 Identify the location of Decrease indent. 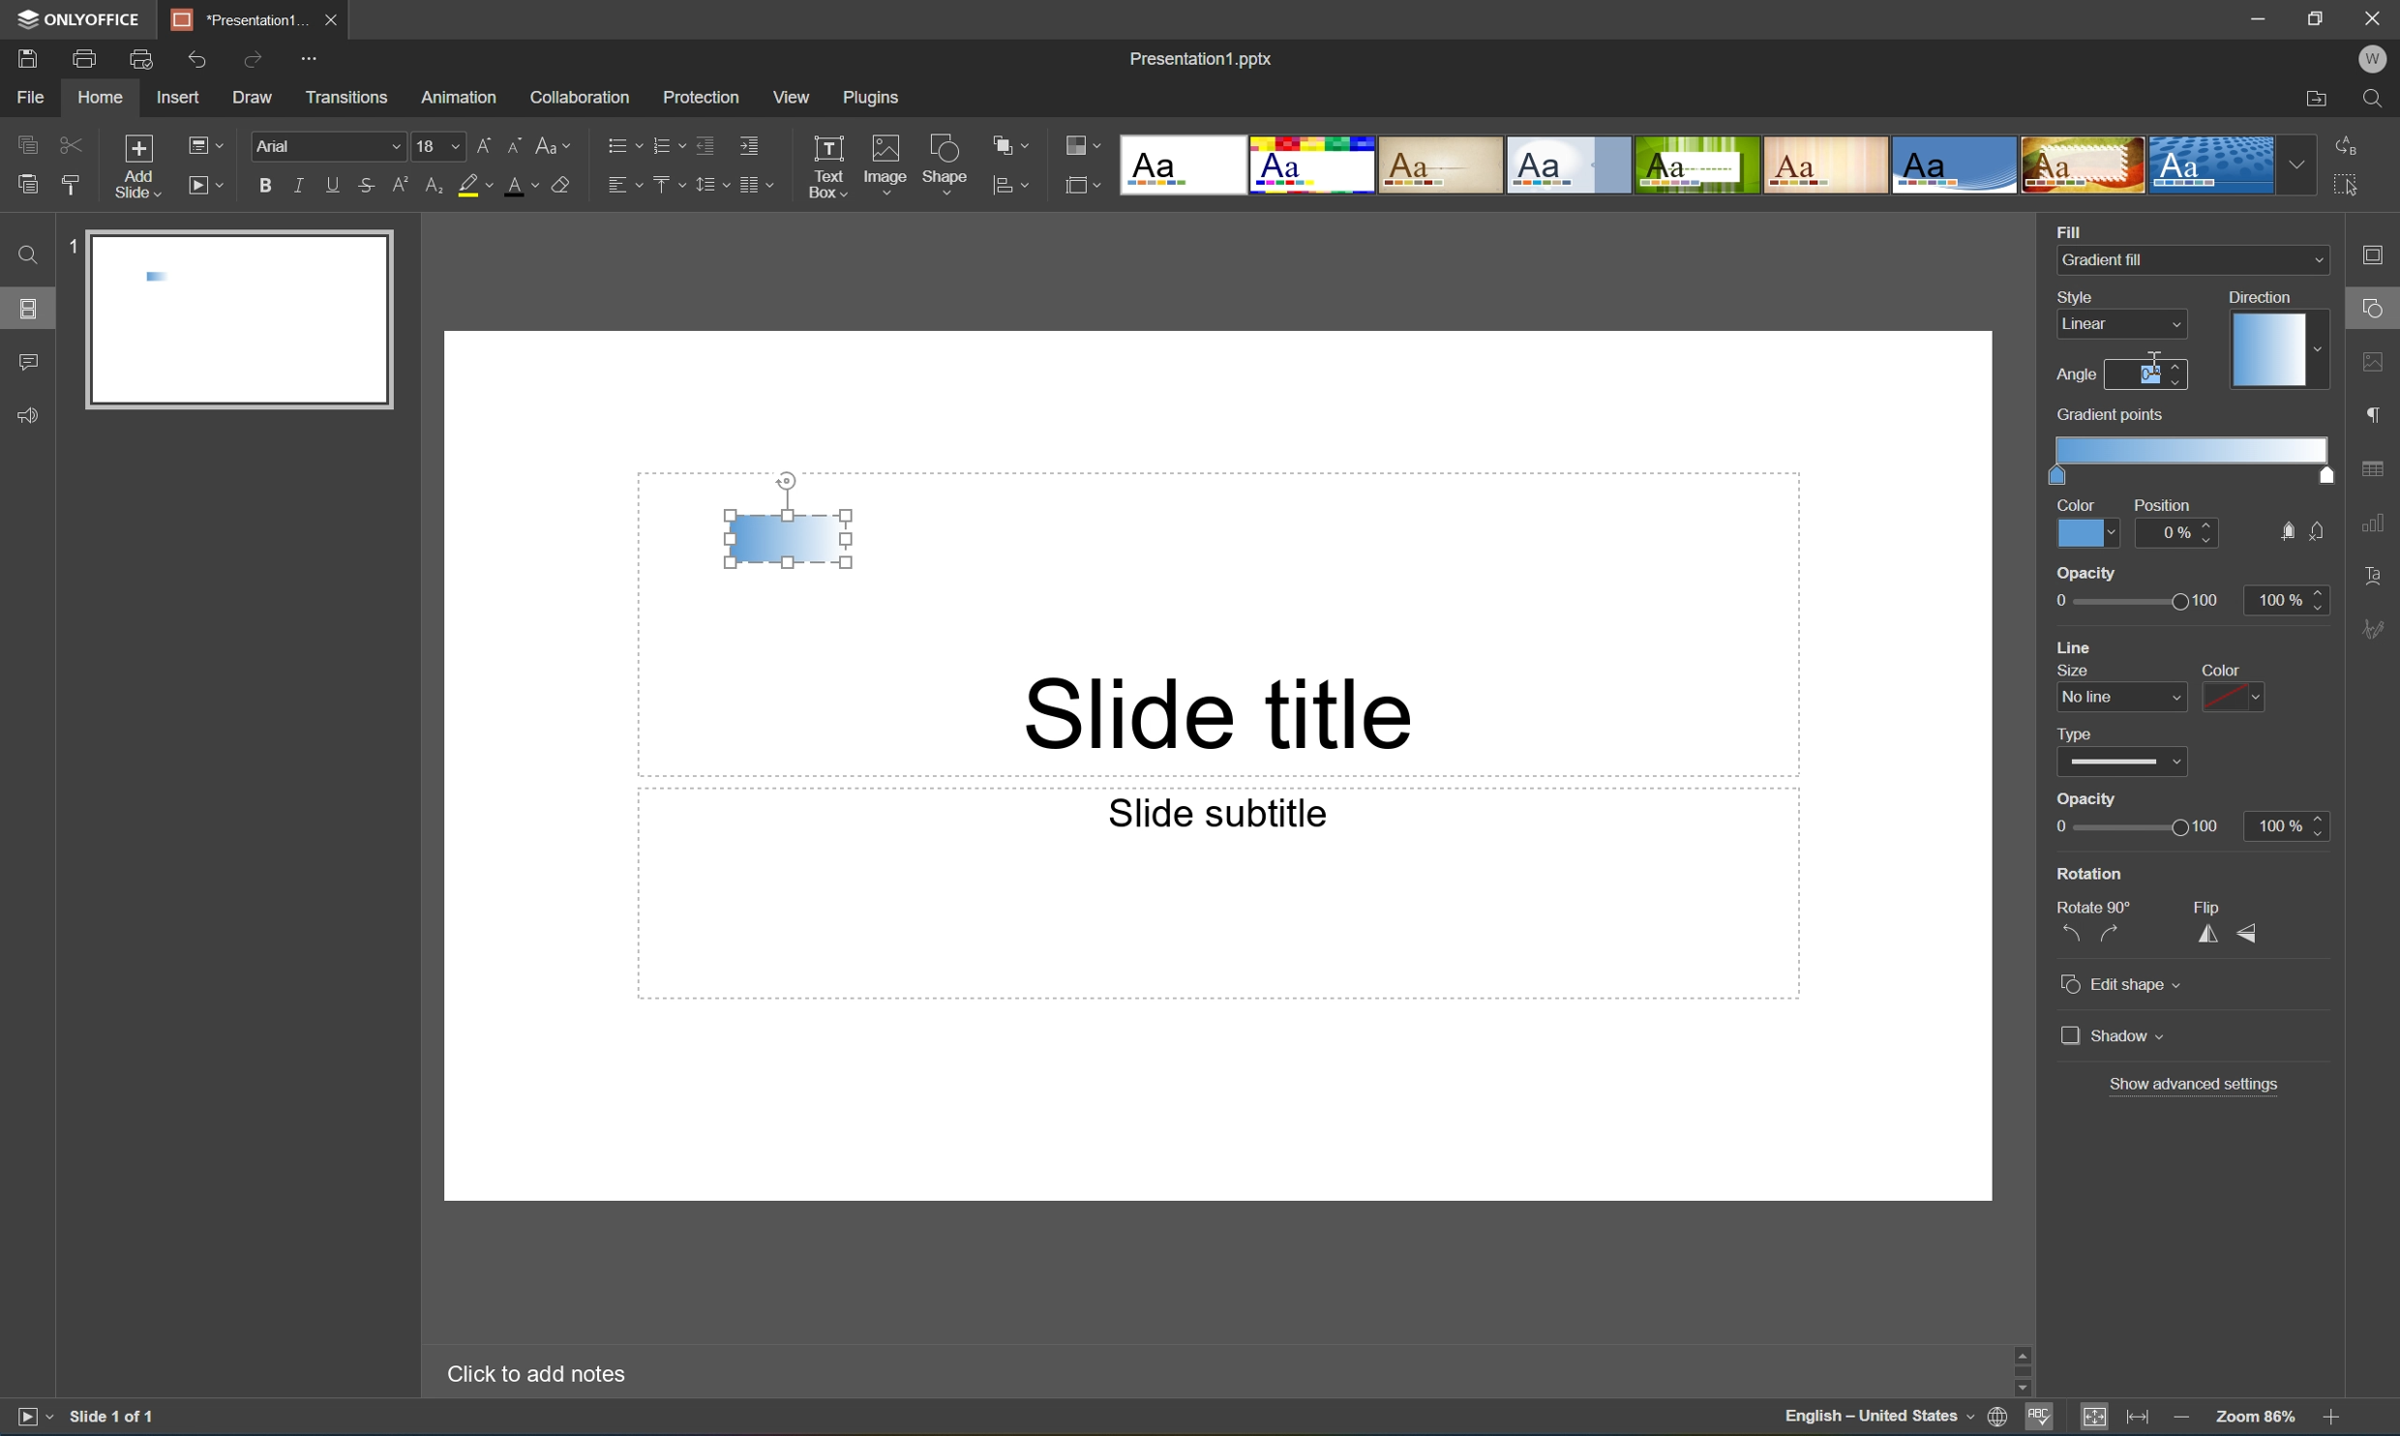
(704, 144).